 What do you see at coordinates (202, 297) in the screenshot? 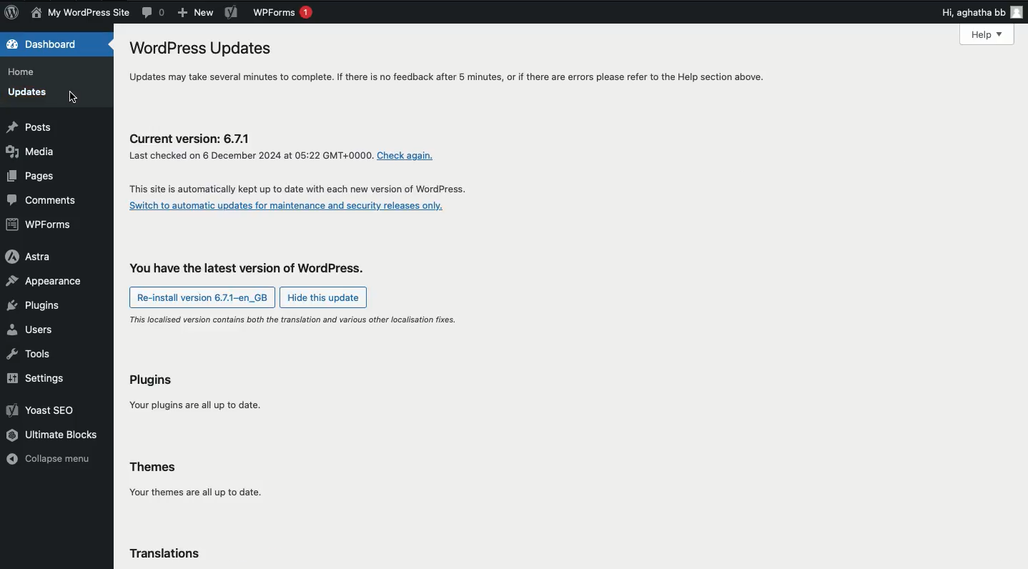
I see `Re-install version` at bounding box center [202, 297].